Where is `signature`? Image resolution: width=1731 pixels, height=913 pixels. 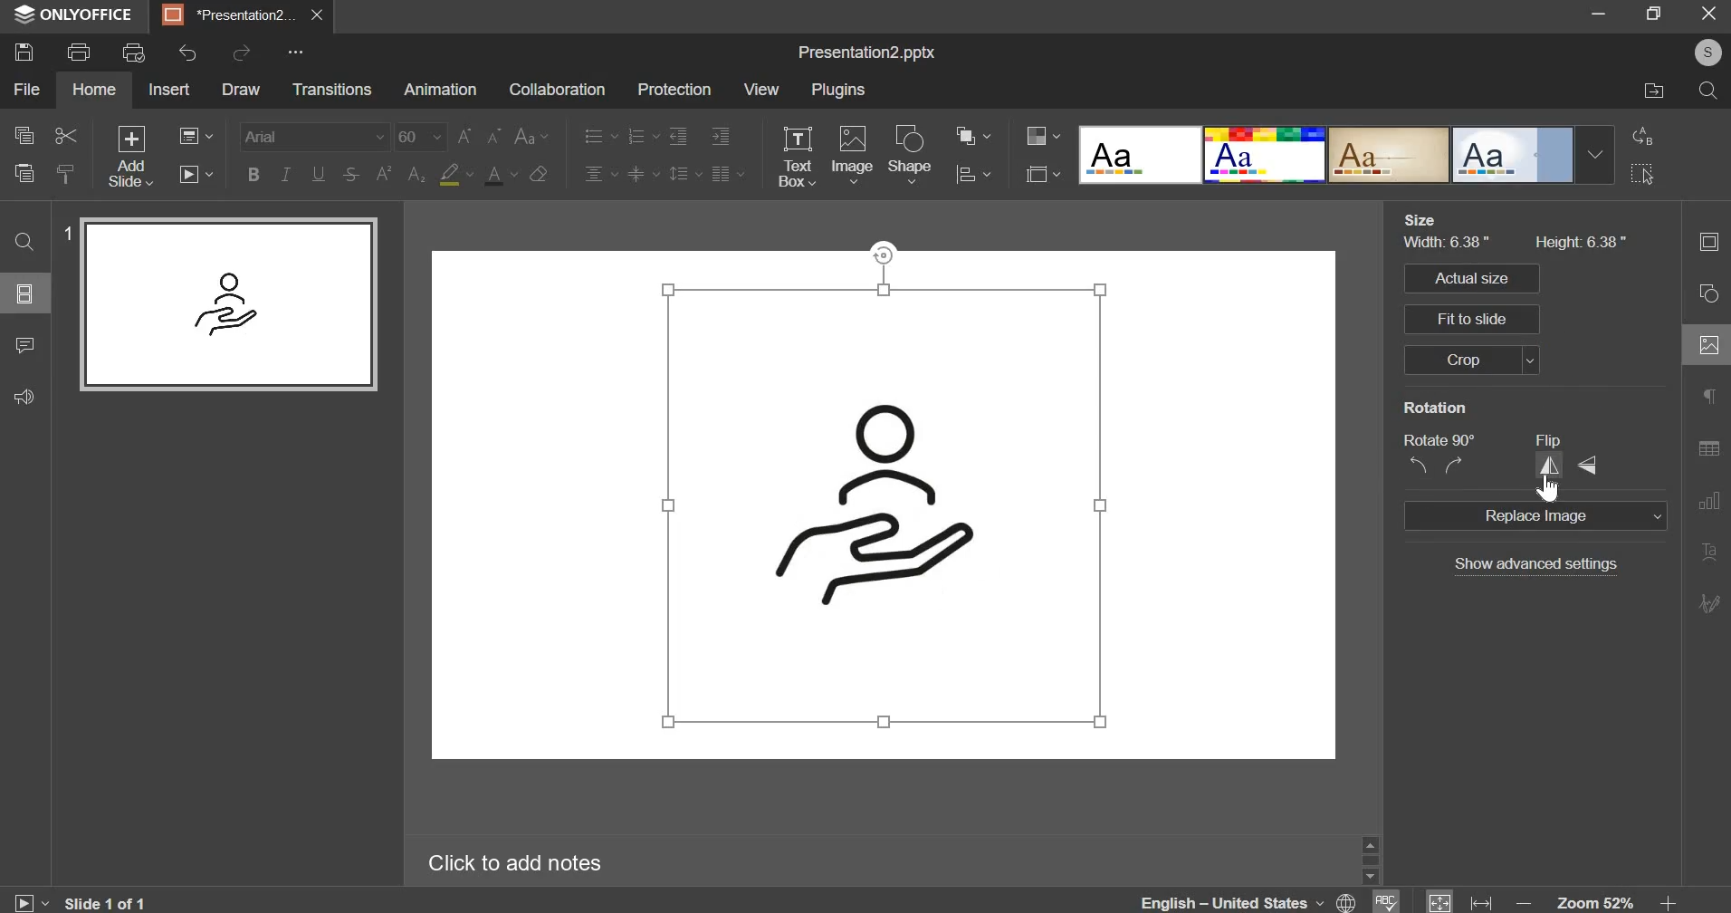
signature is located at coordinates (1707, 605).